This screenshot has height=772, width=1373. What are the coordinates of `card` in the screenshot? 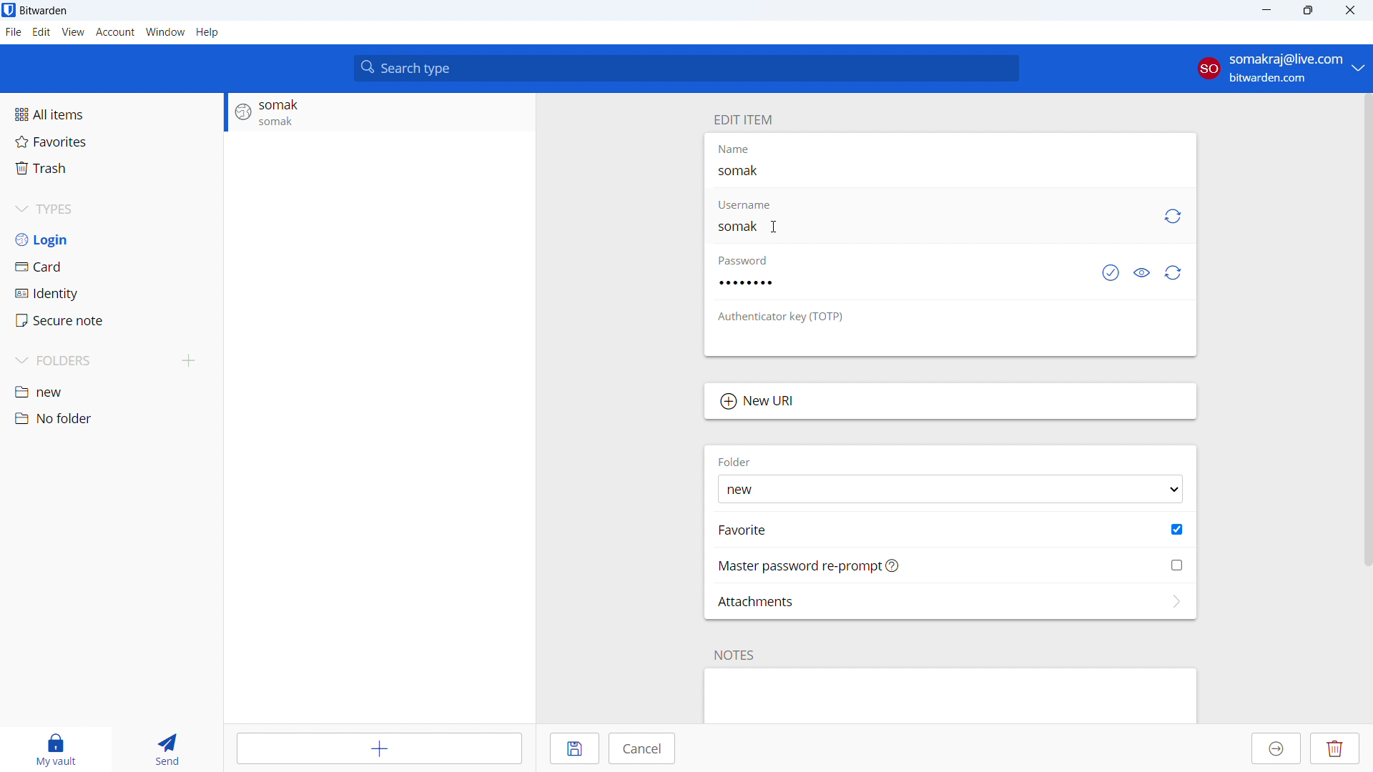 It's located at (112, 266).